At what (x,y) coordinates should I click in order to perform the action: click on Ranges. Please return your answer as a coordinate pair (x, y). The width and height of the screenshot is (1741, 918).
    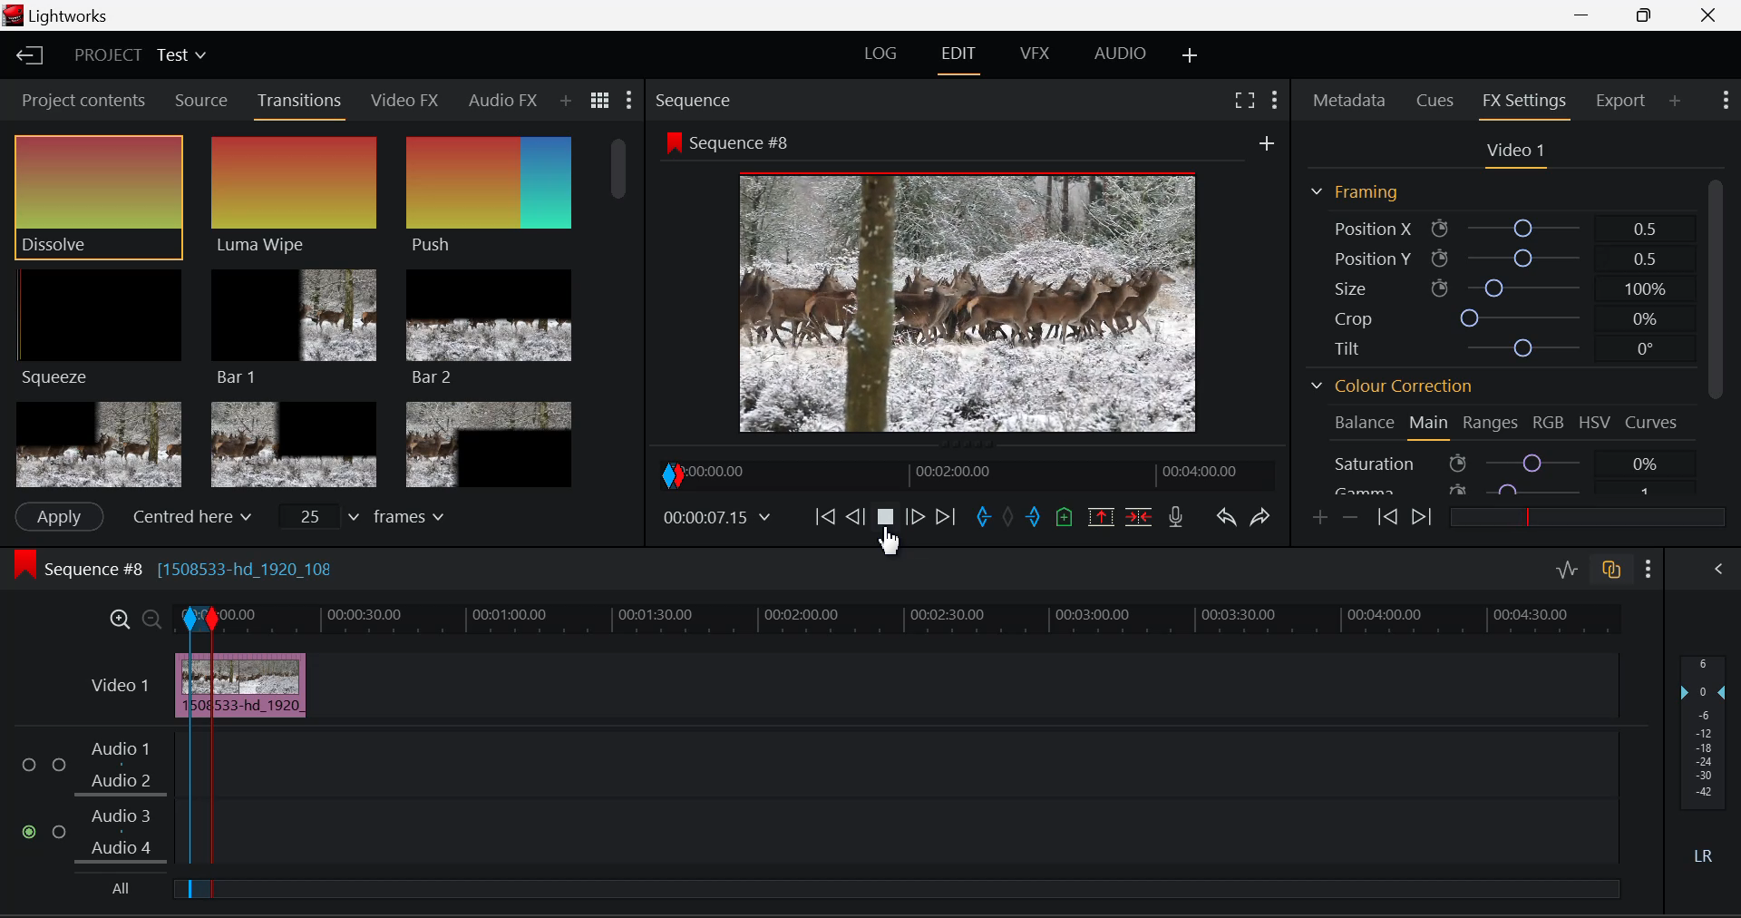
    Looking at the image, I should click on (1491, 425).